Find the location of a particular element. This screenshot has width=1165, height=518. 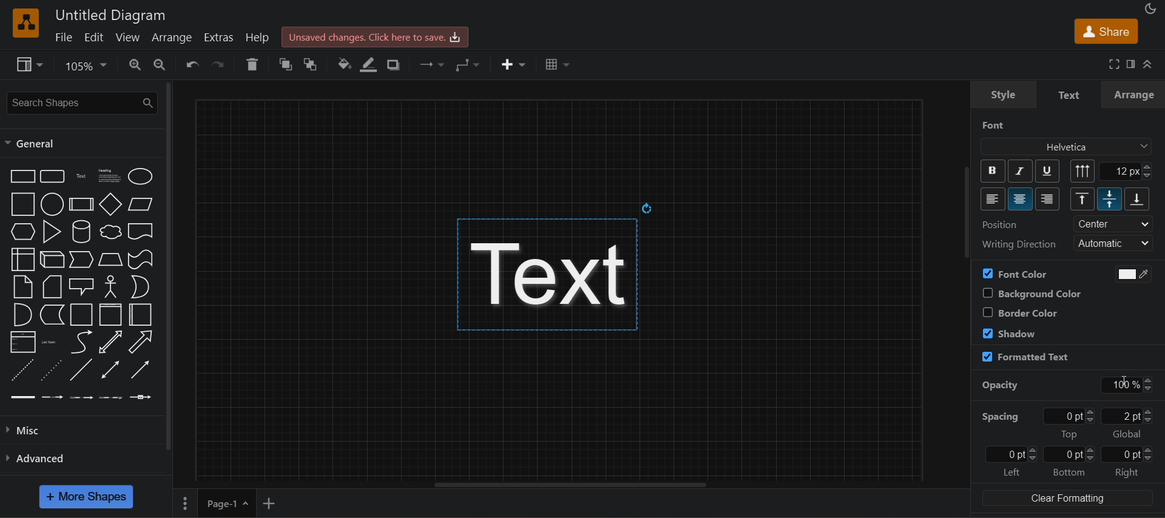

middle is located at coordinates (1109, 199).